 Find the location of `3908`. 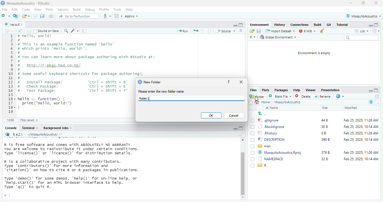

3908 is located at coordinates (326, 140).